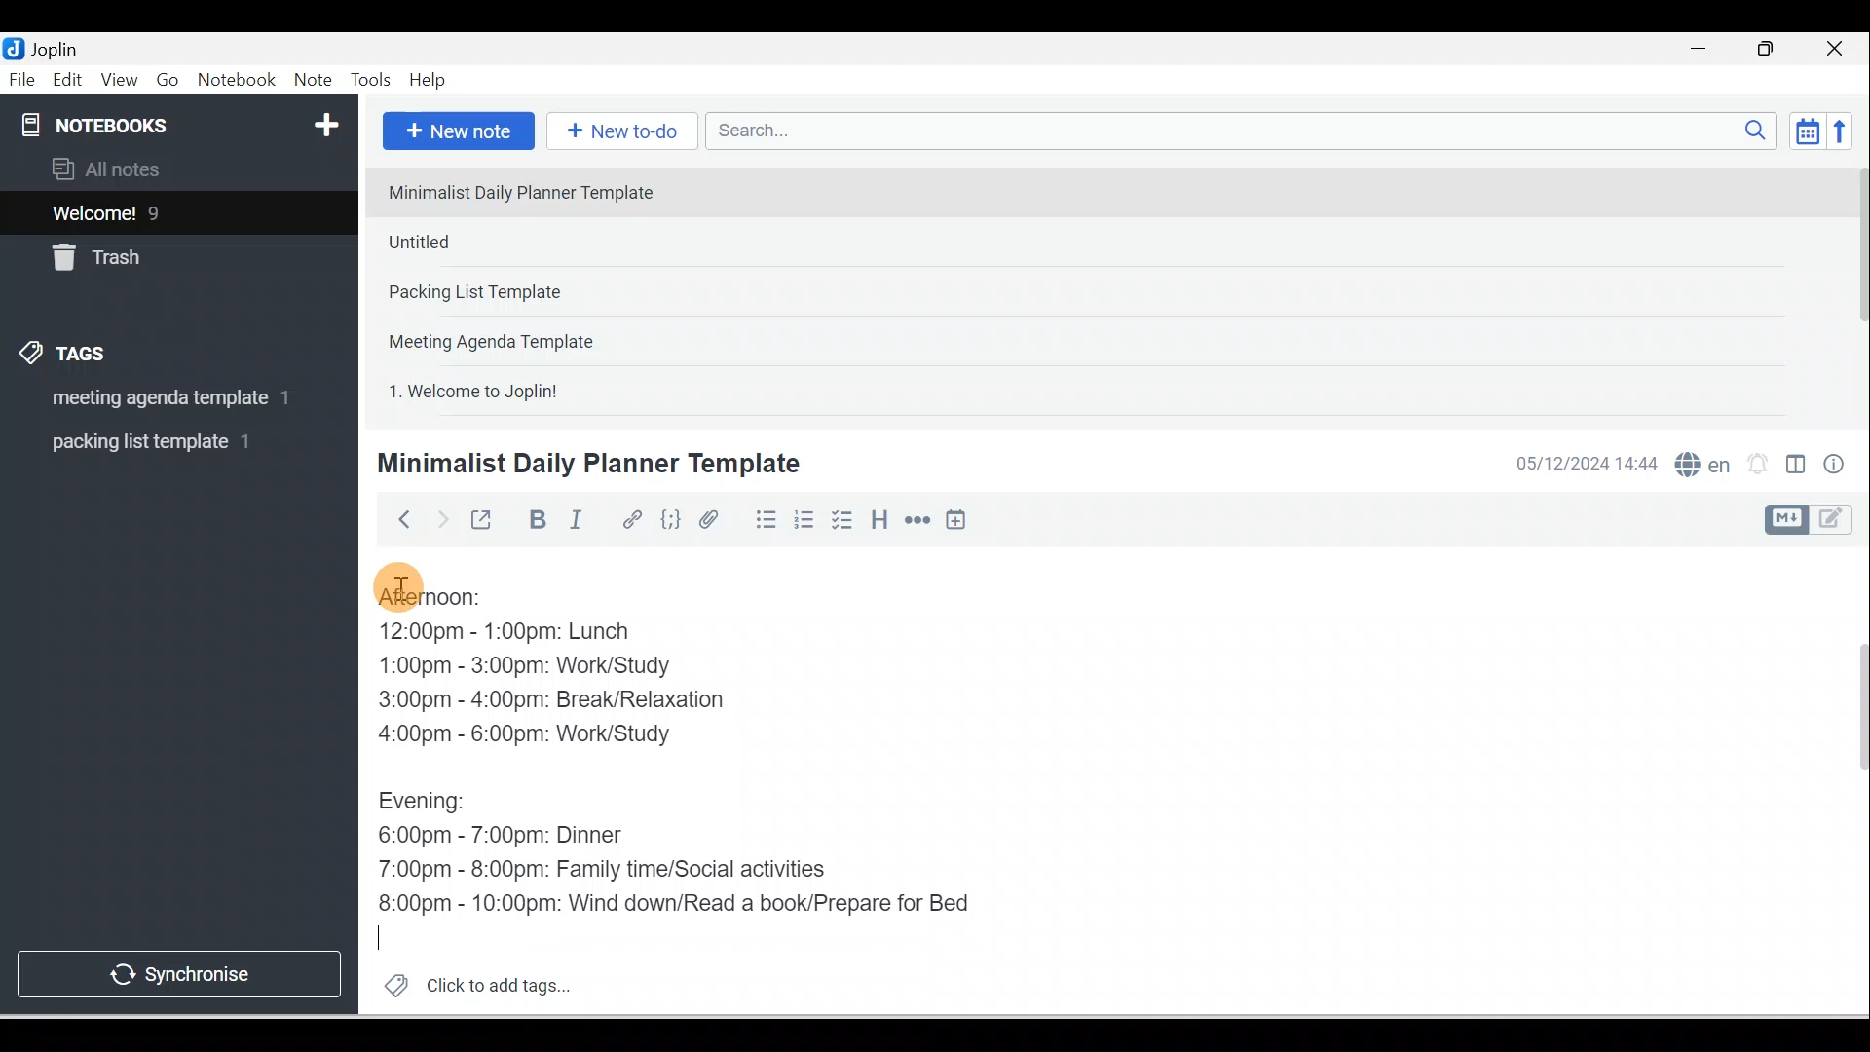 The width and height of the screenshot is (1870, 1052). I want to click on Notebooks, so click(183, 121).